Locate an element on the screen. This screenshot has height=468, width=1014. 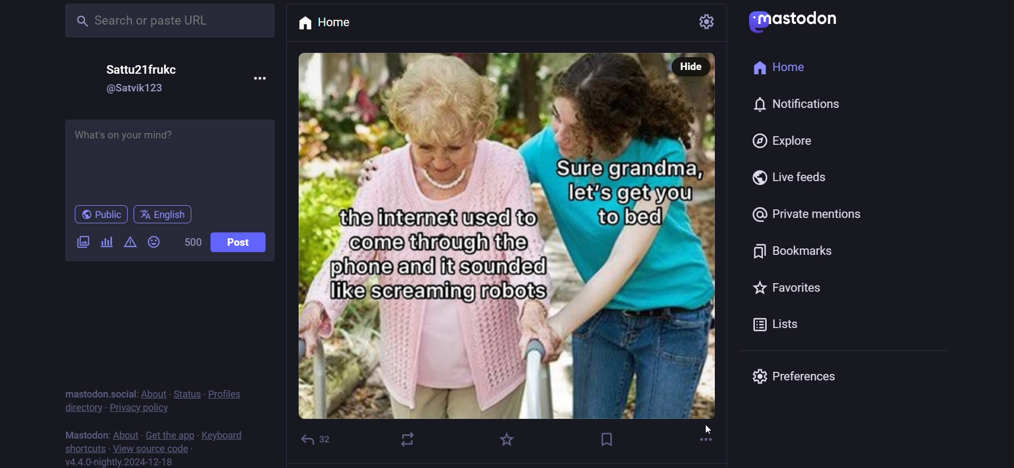
directory is located at coordinates (78, 407).